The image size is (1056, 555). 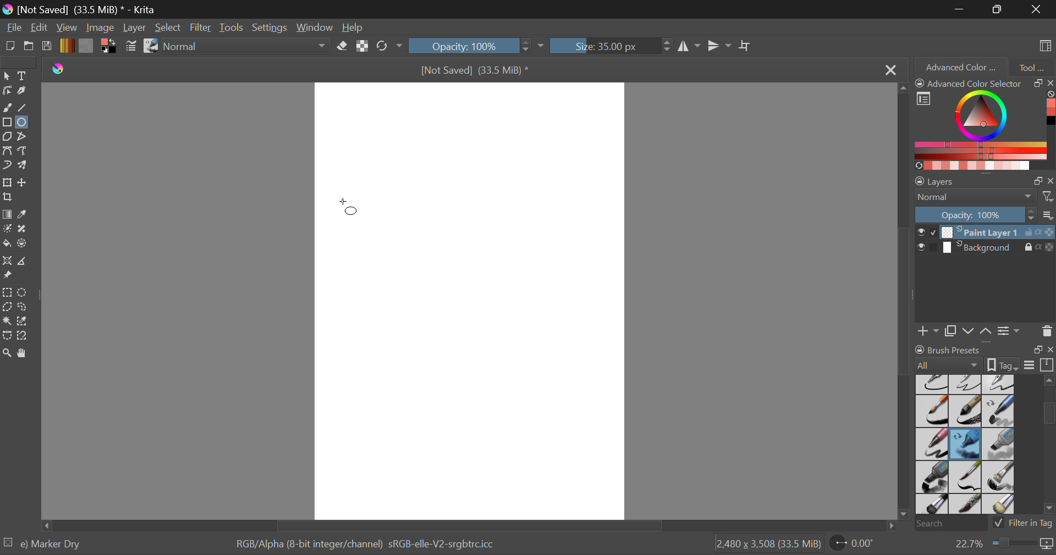 What do you see at coordinates (985, 249) in the screenshot?
I see `Background Layer` at bounding box center [985, 249].